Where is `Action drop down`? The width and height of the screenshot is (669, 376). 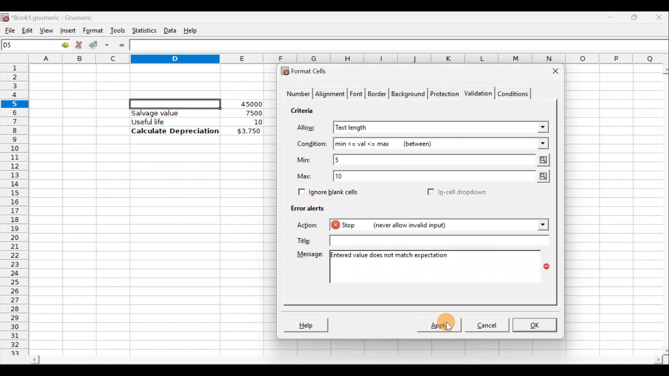 Action drop down is located at coordinates (537, 225).